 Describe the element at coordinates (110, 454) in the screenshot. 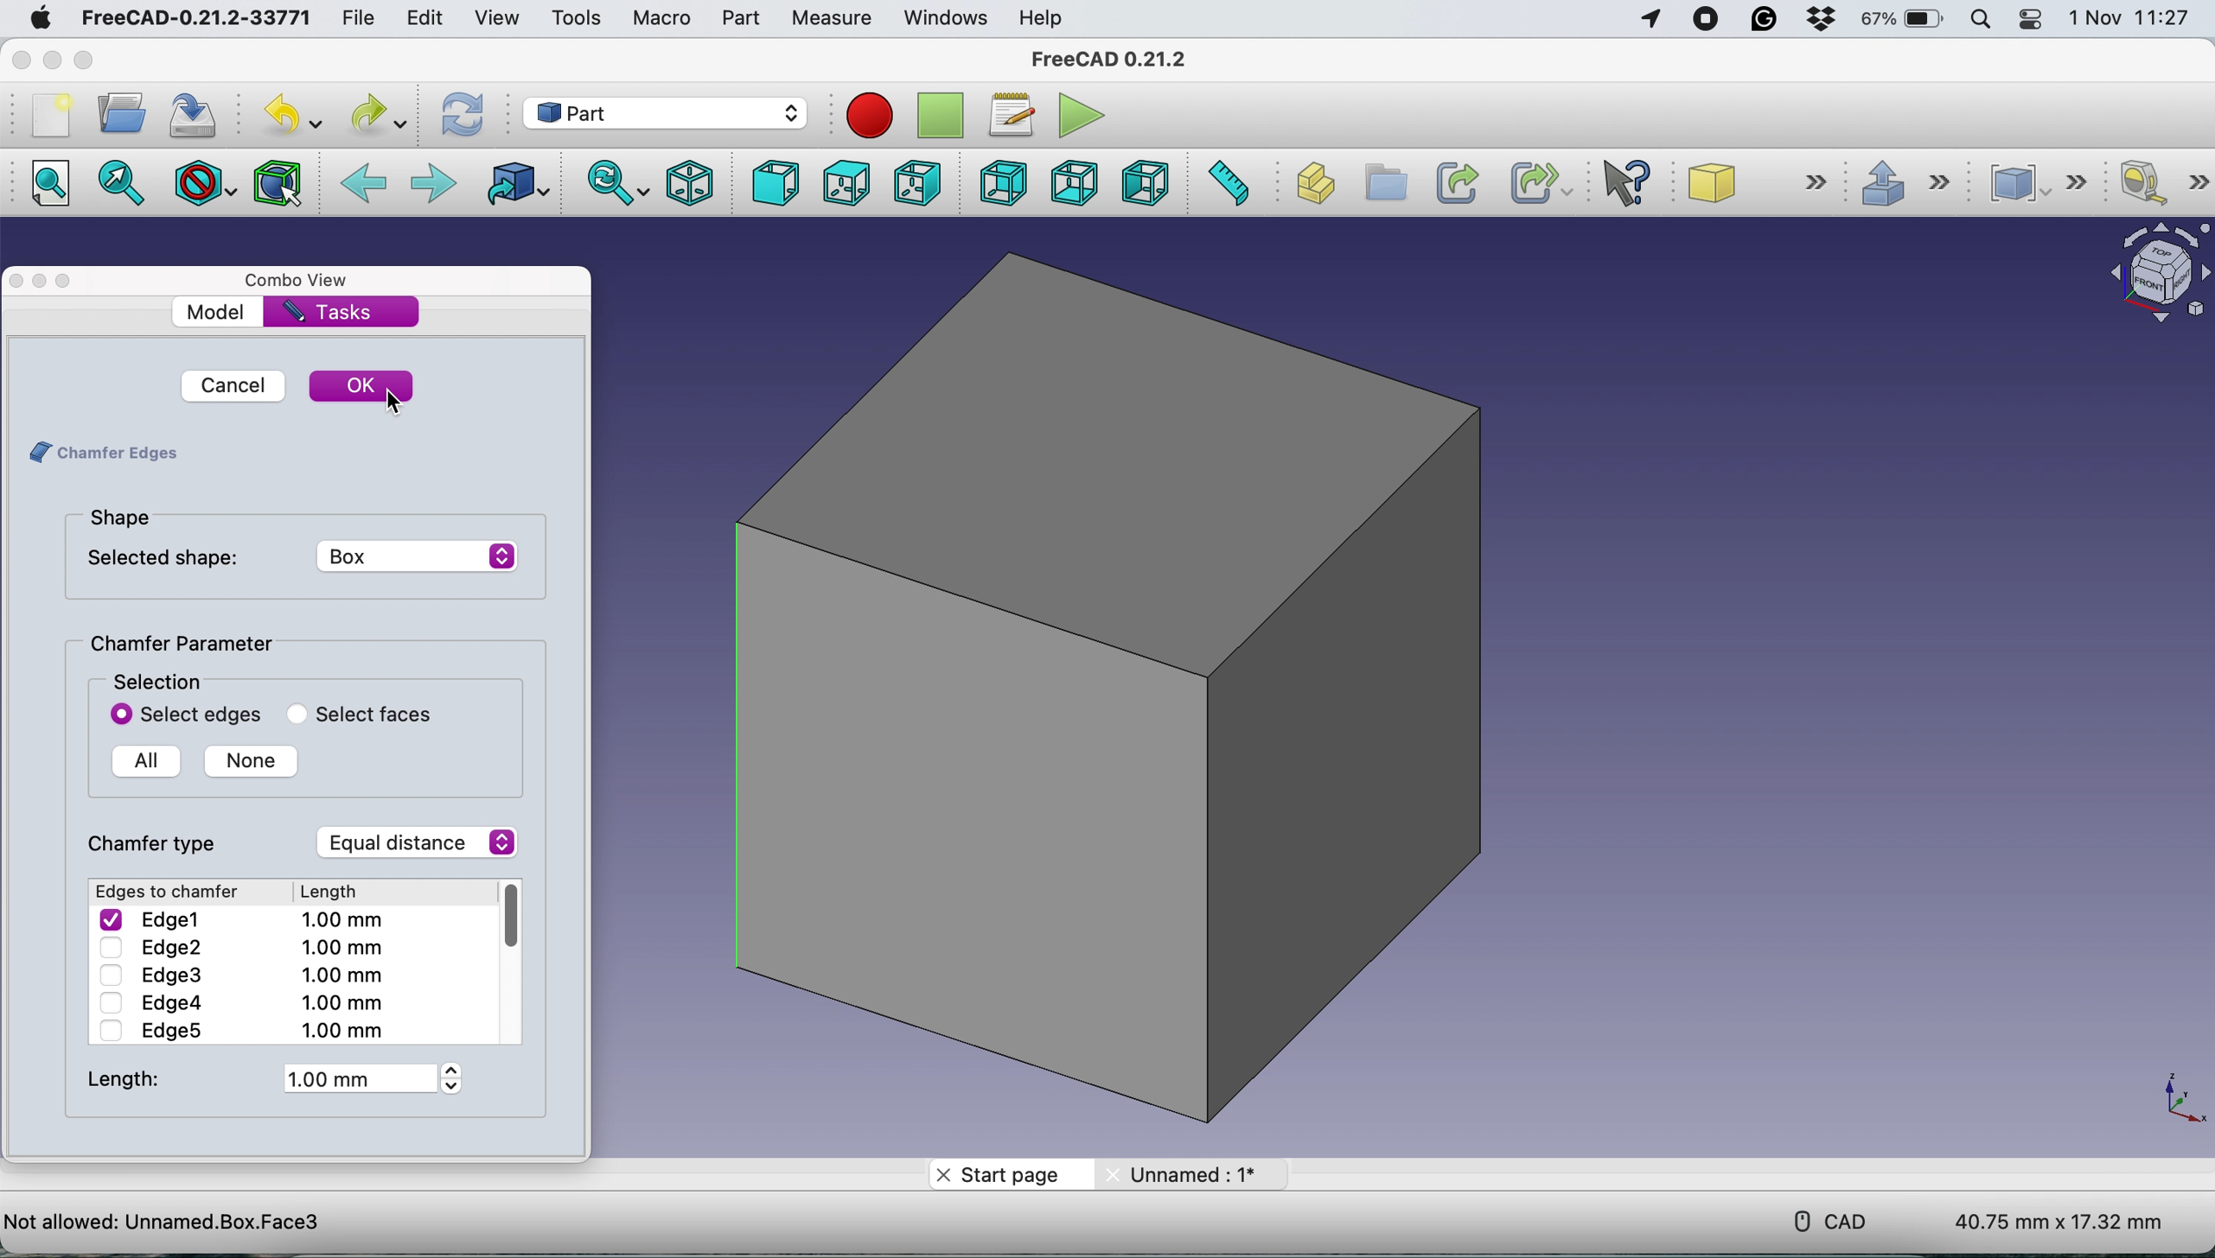

I see `chamfer edges` at that location.